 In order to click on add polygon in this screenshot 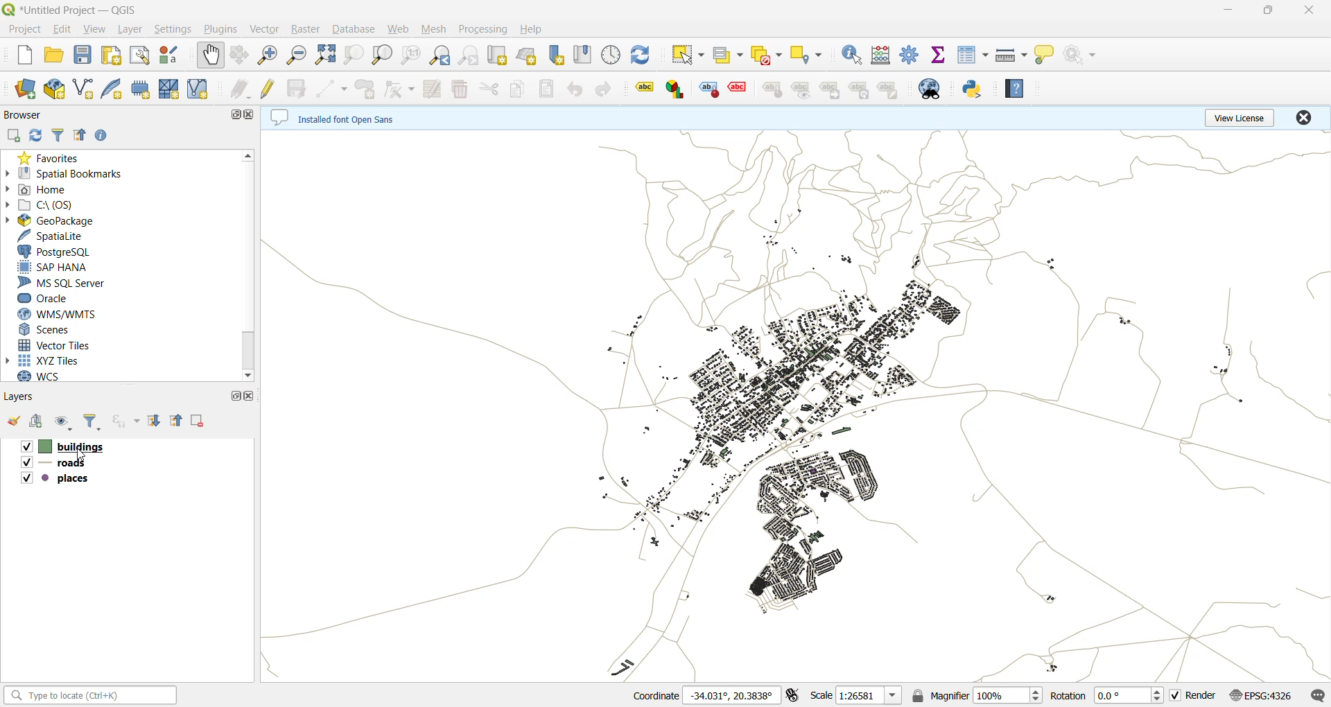, I will do `click(365, 88)`.